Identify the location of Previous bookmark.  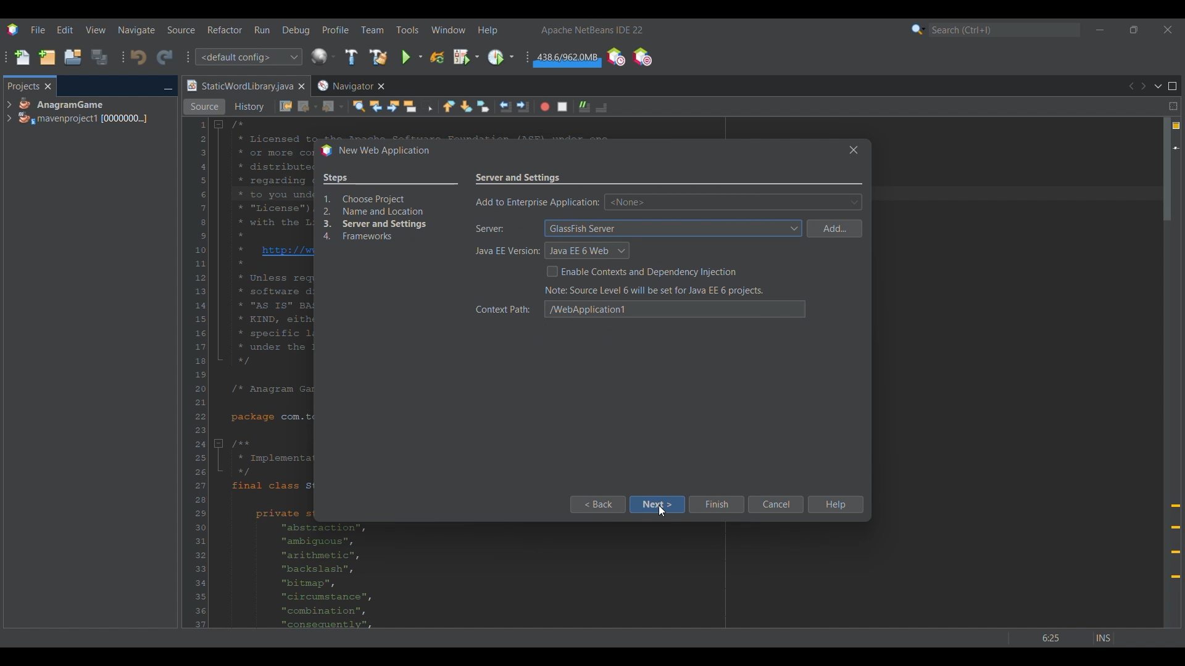
(449, 106).